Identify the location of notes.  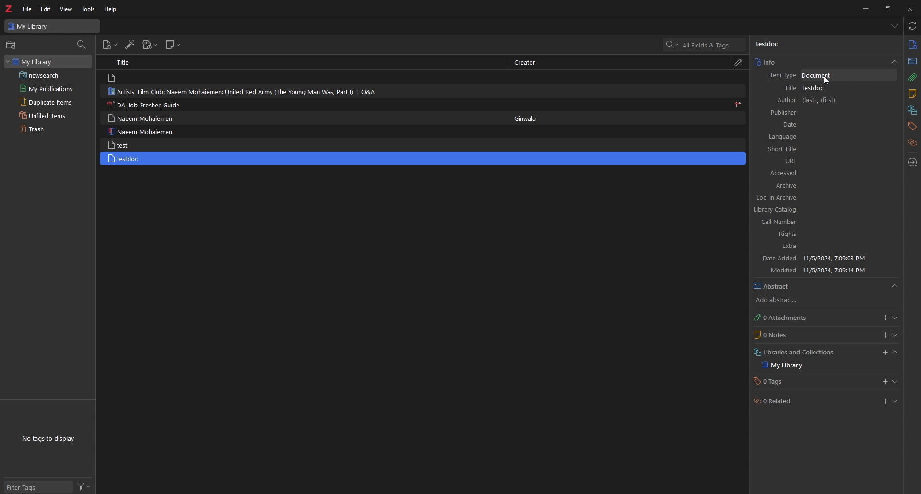
(912, 94).